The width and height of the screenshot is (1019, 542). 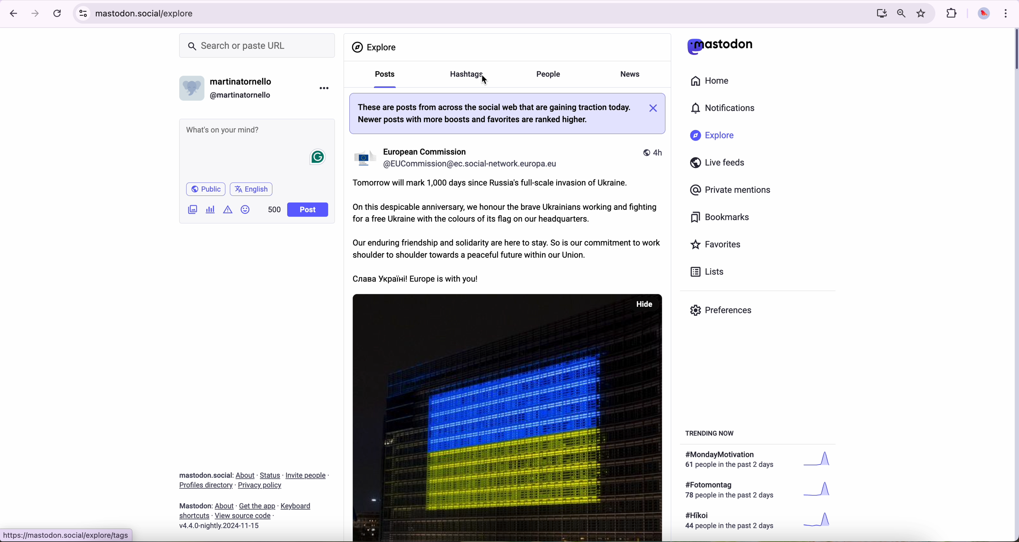 What do you see at coordinates (273, 210) in the screenshot?
I see `500` at bounding box center [273, 210].